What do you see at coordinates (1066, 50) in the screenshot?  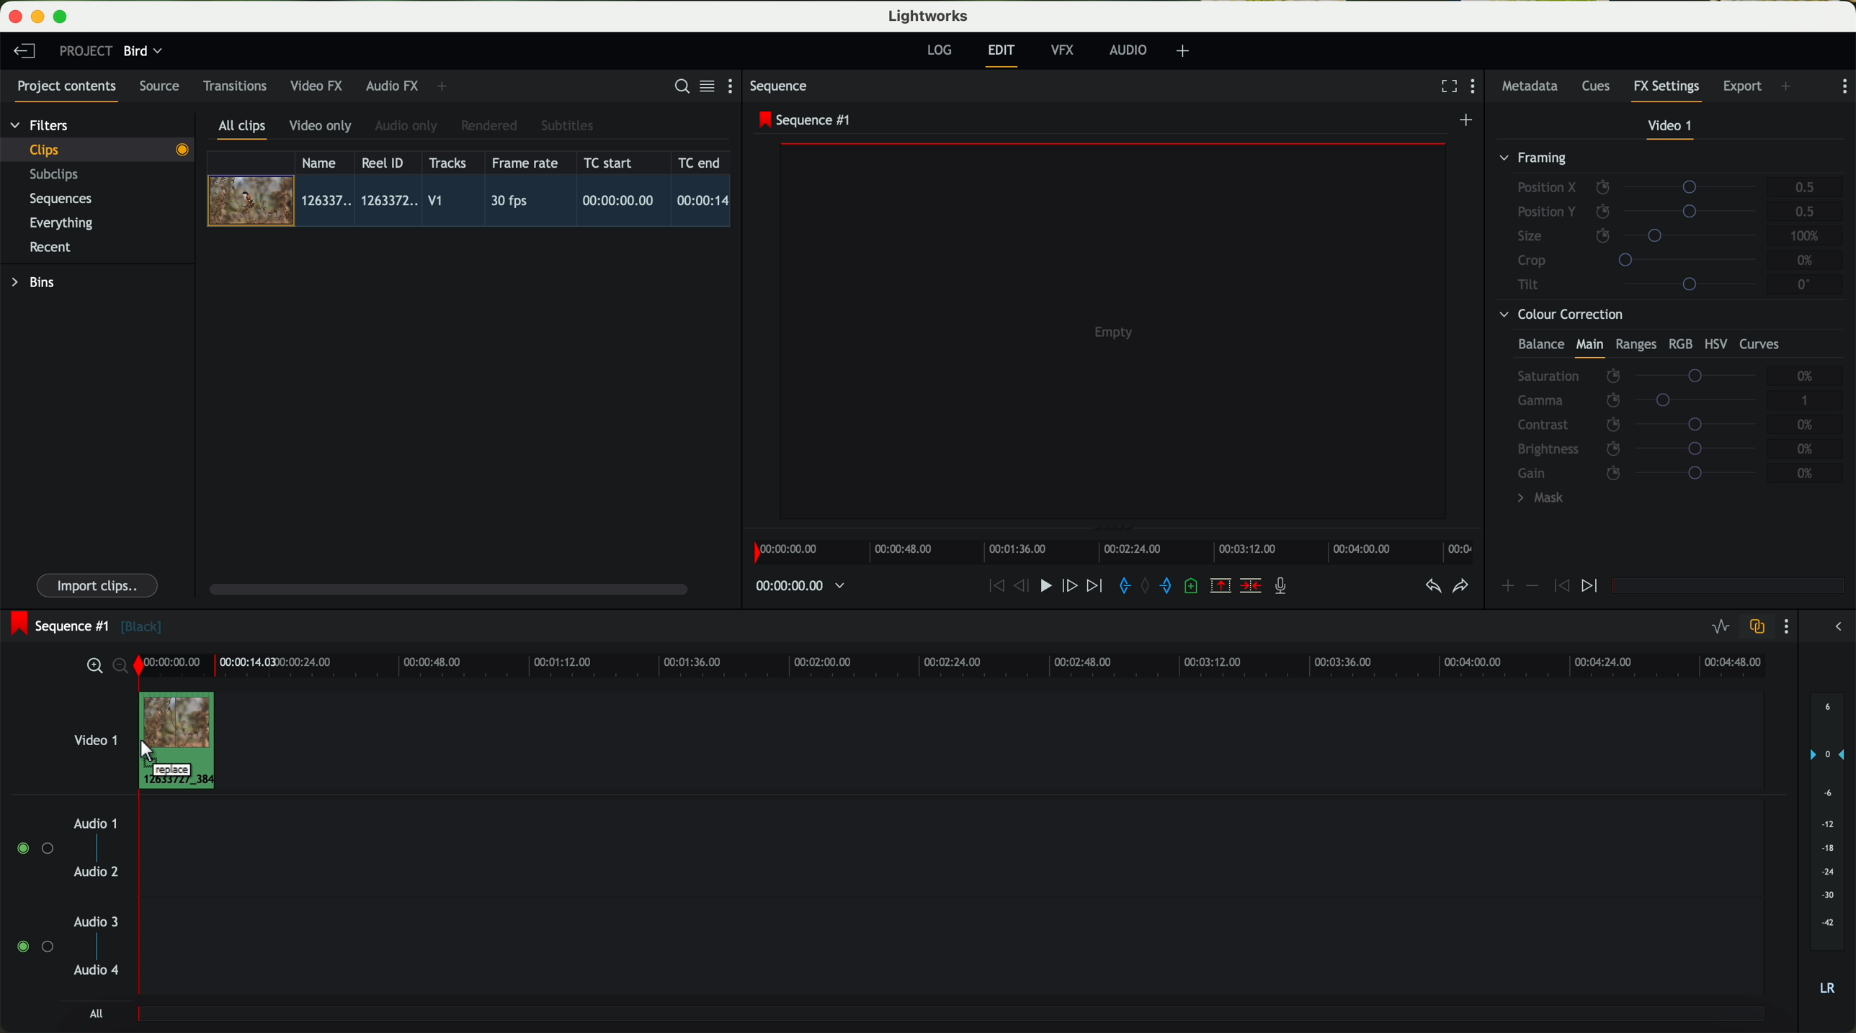 I see `VFX` at bounding box center [1066, 50].